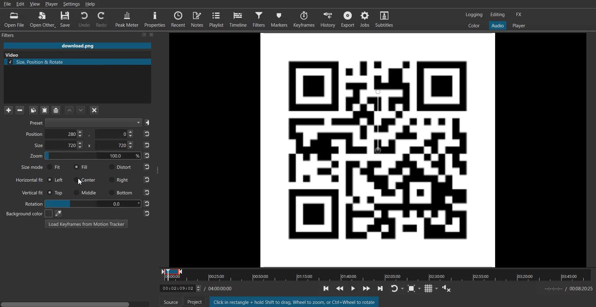 The height and width of the screenshot is (307, 596). Describe the element at coordinates (119, 180) in the screenshot. I see `Right` at that location.